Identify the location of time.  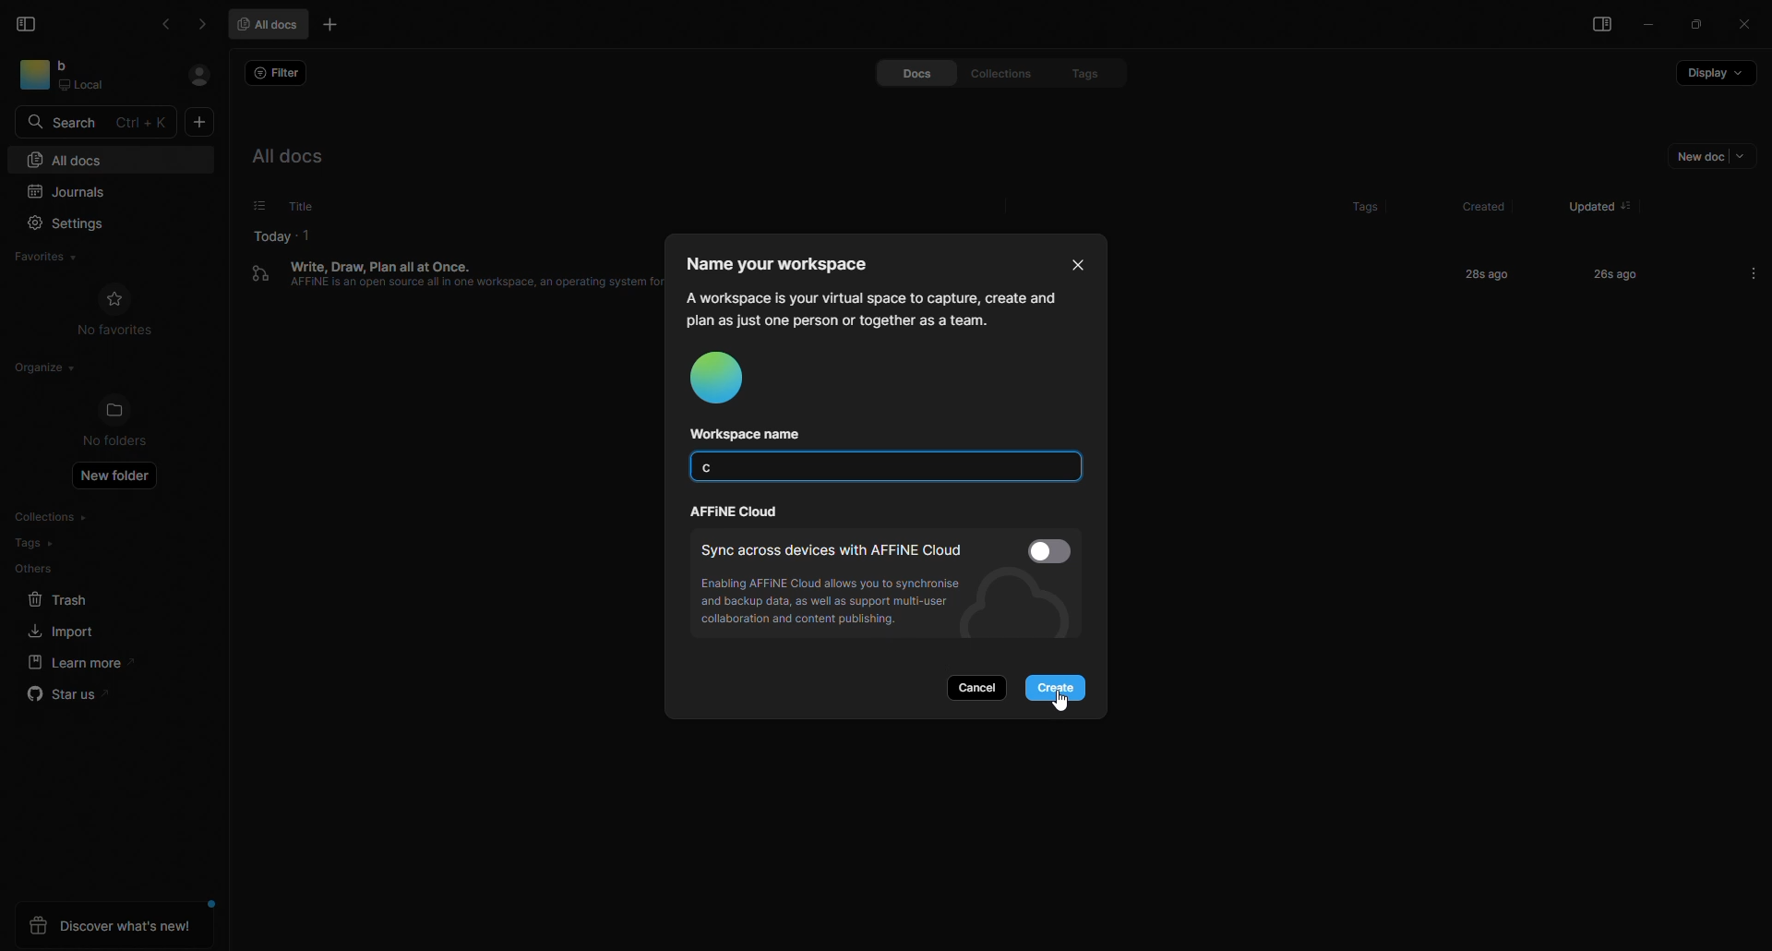
(1482, 273).